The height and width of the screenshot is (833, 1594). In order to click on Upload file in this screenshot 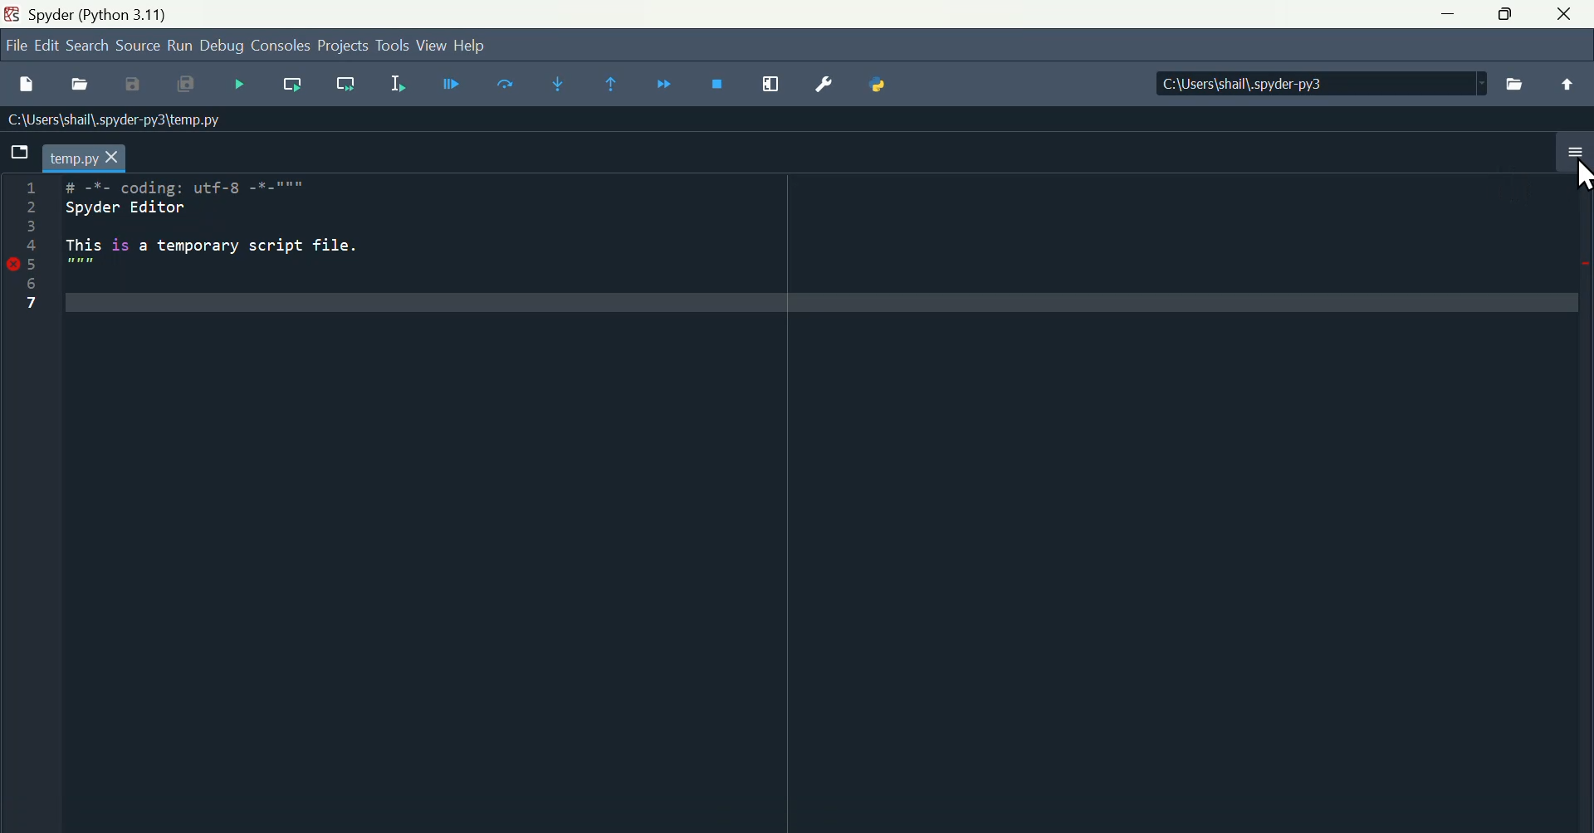, I will do `click(1564, 88)`.